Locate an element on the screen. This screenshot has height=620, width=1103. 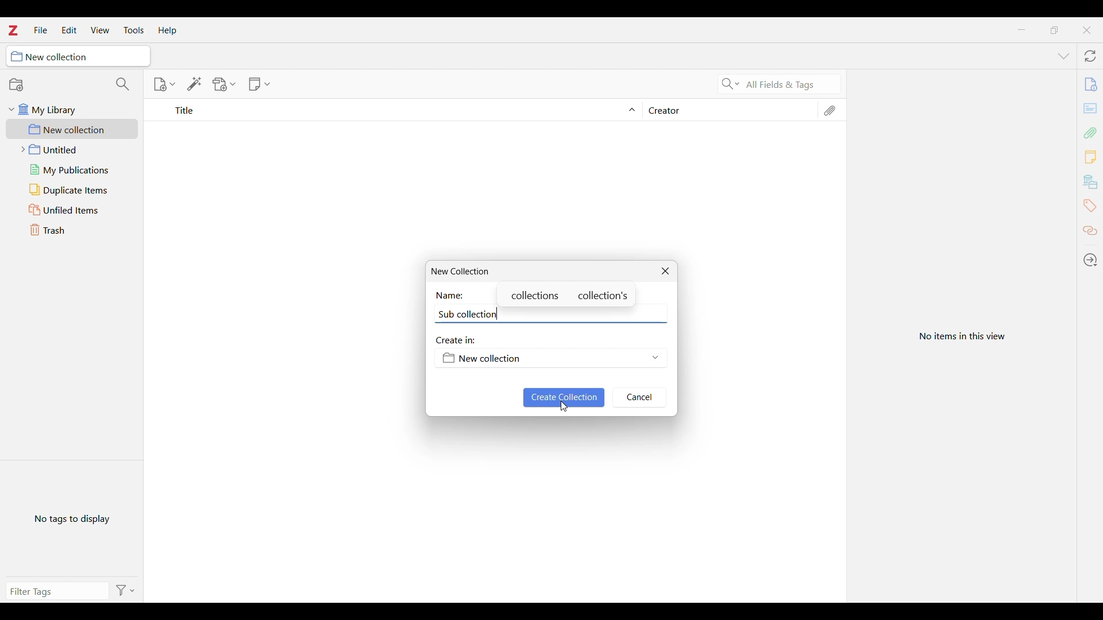
Locate is located at coordinates (1090, 260).